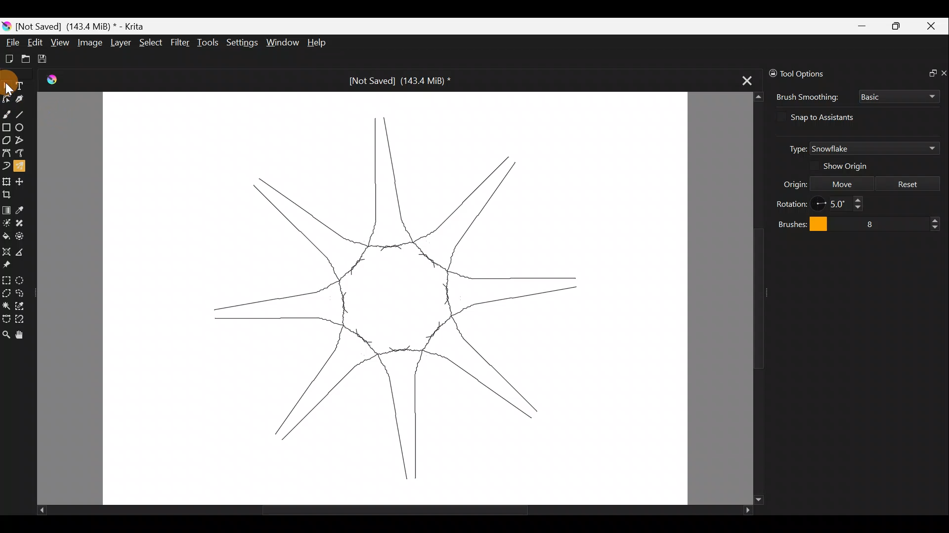  I want to click on Select, so click(151, 42).